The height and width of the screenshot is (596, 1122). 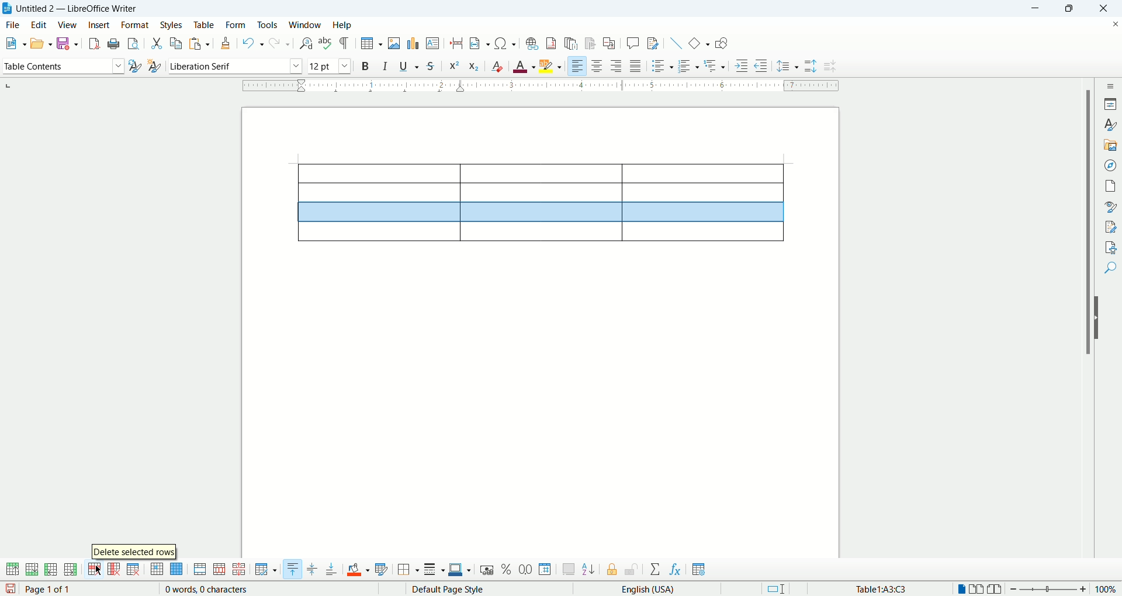 What do you see at coordinates (200, 570) in the screenshot?
I see `merge cells` at bounding box center [200, 570].